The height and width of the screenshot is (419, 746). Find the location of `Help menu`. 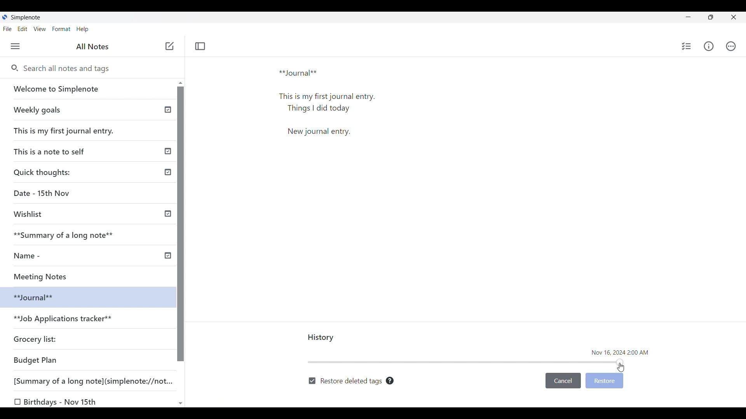

Help menu is located at coordinates (83, 29).